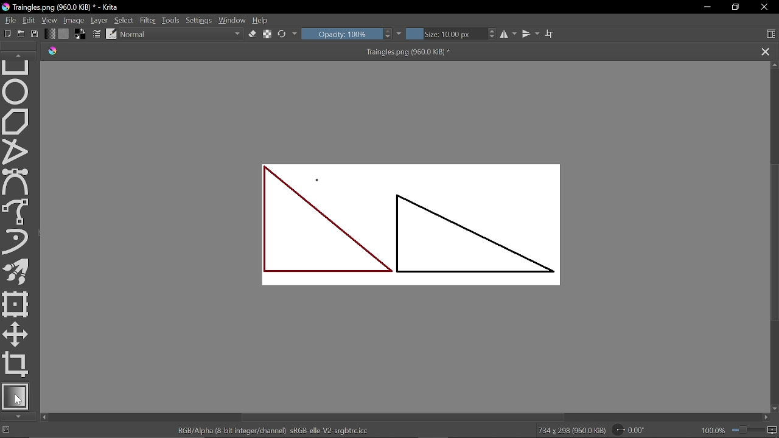 The image size is (779, 438). I want to click on Move down, so click(774, 407).